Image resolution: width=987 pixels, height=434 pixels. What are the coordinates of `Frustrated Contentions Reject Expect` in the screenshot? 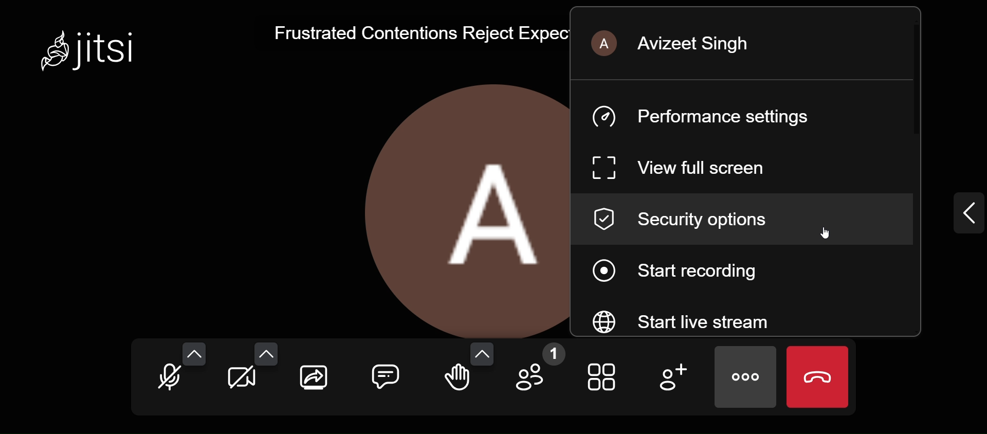 It's located at (405, 37).